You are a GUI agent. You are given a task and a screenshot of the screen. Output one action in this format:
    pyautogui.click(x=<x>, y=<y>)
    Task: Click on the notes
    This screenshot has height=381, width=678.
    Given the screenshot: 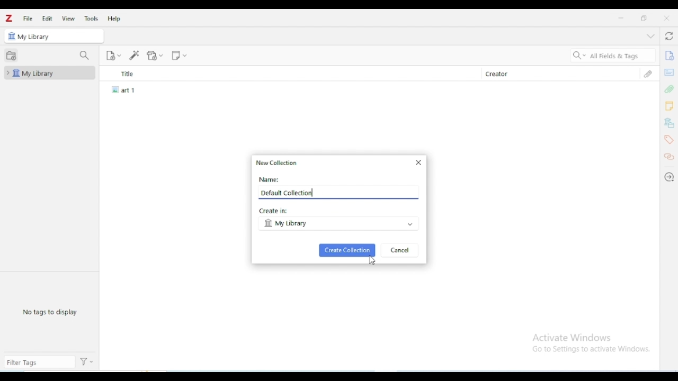 What is the action you would take?
    pyautogui.click(x=669, y=106)
    